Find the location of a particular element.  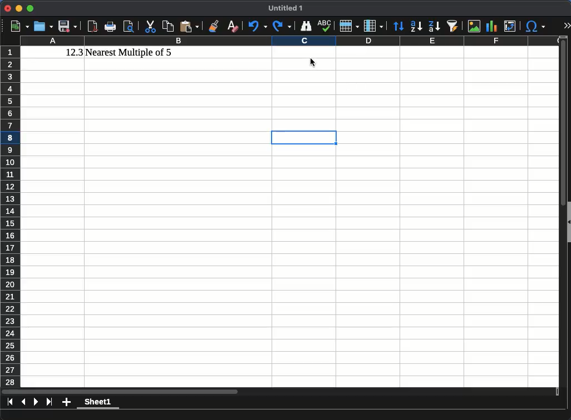

paste is located at coordinates (189, 26).